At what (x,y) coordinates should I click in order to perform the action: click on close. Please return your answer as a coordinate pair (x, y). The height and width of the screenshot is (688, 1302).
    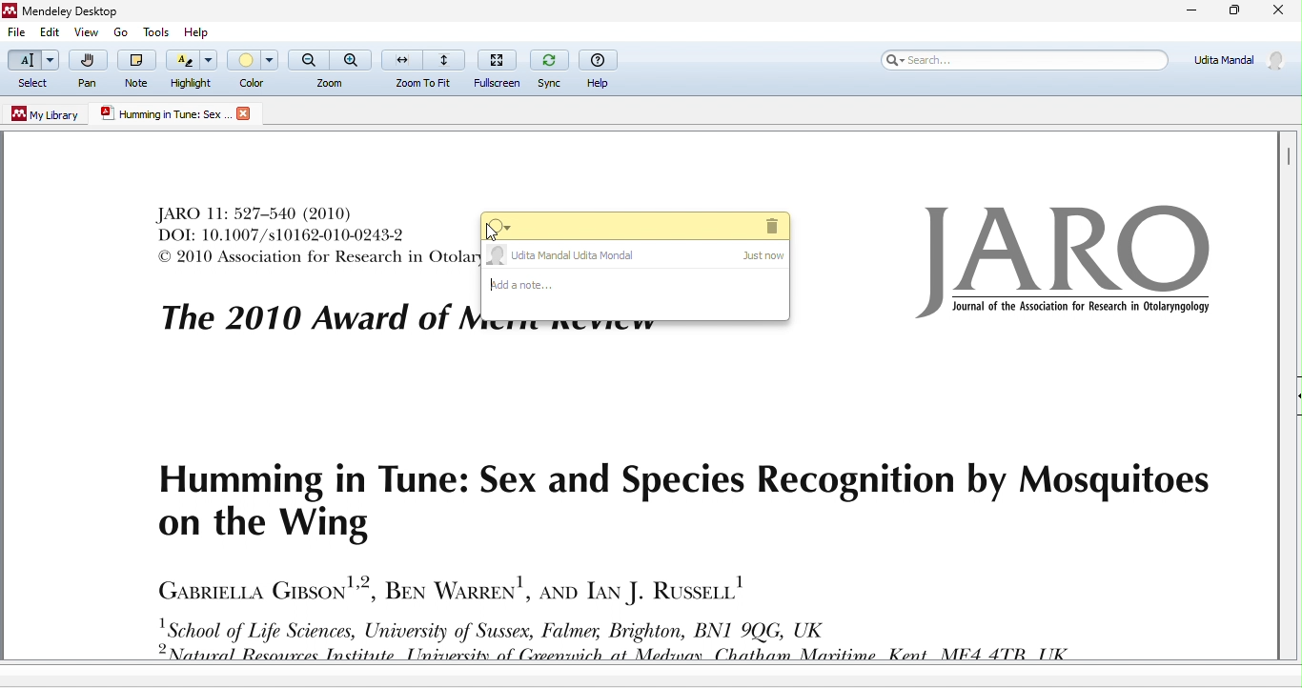
    Looking at the image, I should click on (1277, 11).